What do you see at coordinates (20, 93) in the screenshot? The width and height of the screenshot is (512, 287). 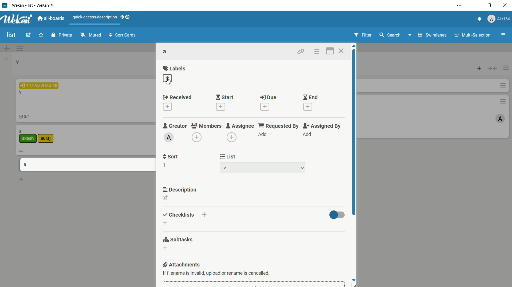 I see `V` at bounding box center [20, 93].